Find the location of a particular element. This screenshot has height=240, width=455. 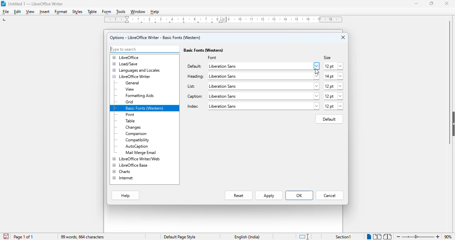

1 is located at coordinates (114, 19).